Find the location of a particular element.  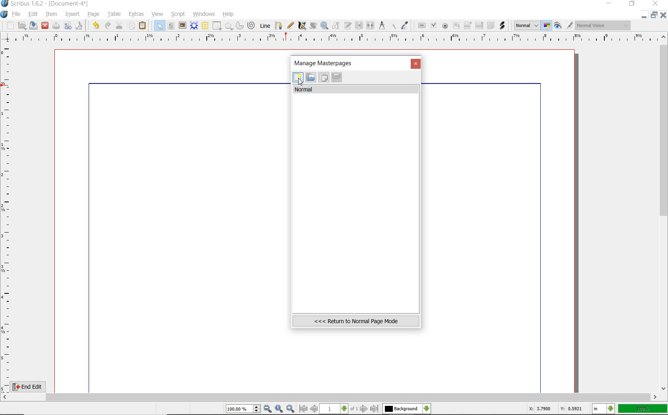

windows is located at coordinates (204, 14).